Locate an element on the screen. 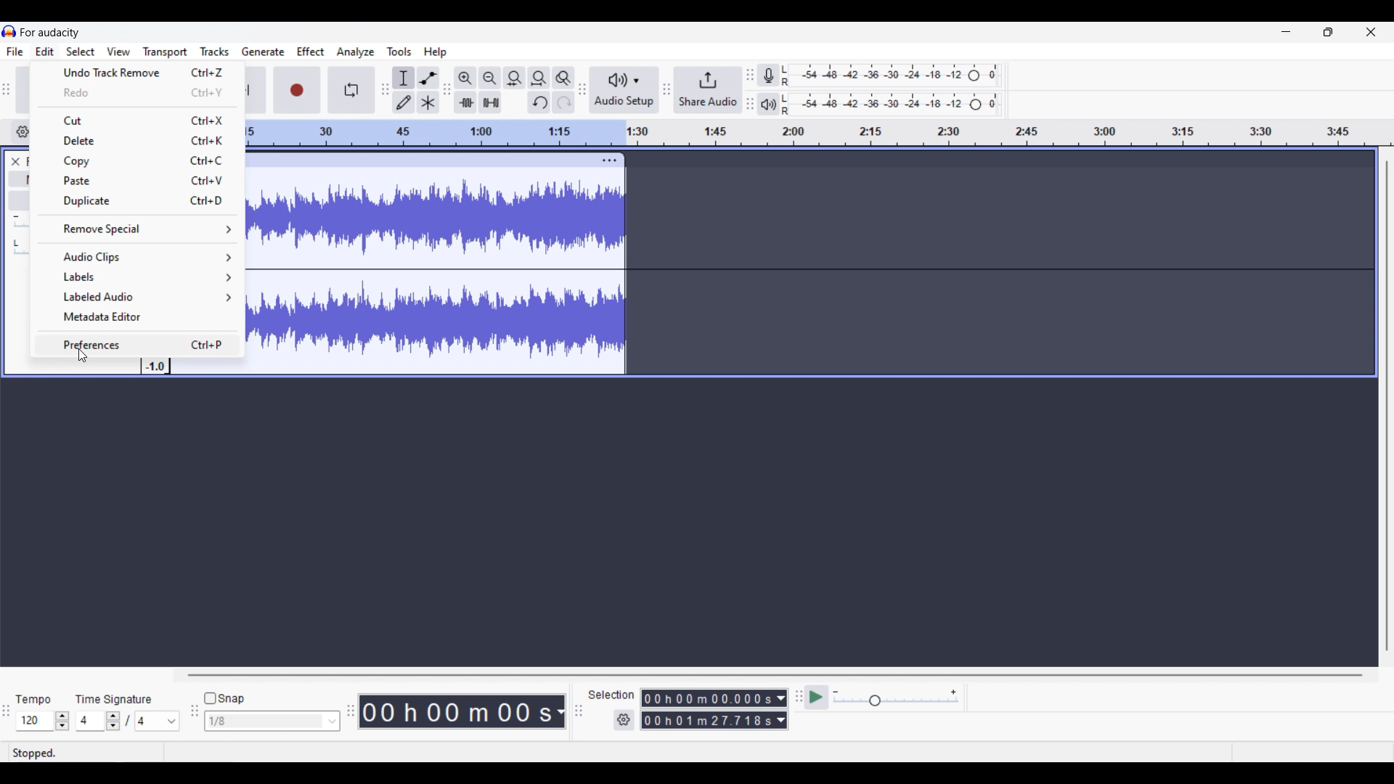  Duplicate is located at coordinates (138, 202).